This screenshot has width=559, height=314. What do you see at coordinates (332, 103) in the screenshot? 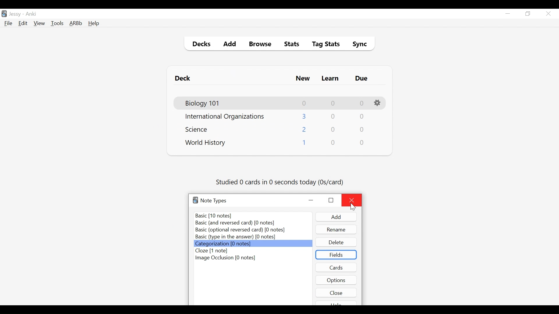
I see `Learn Card Count` at bounding box center [332, 103].